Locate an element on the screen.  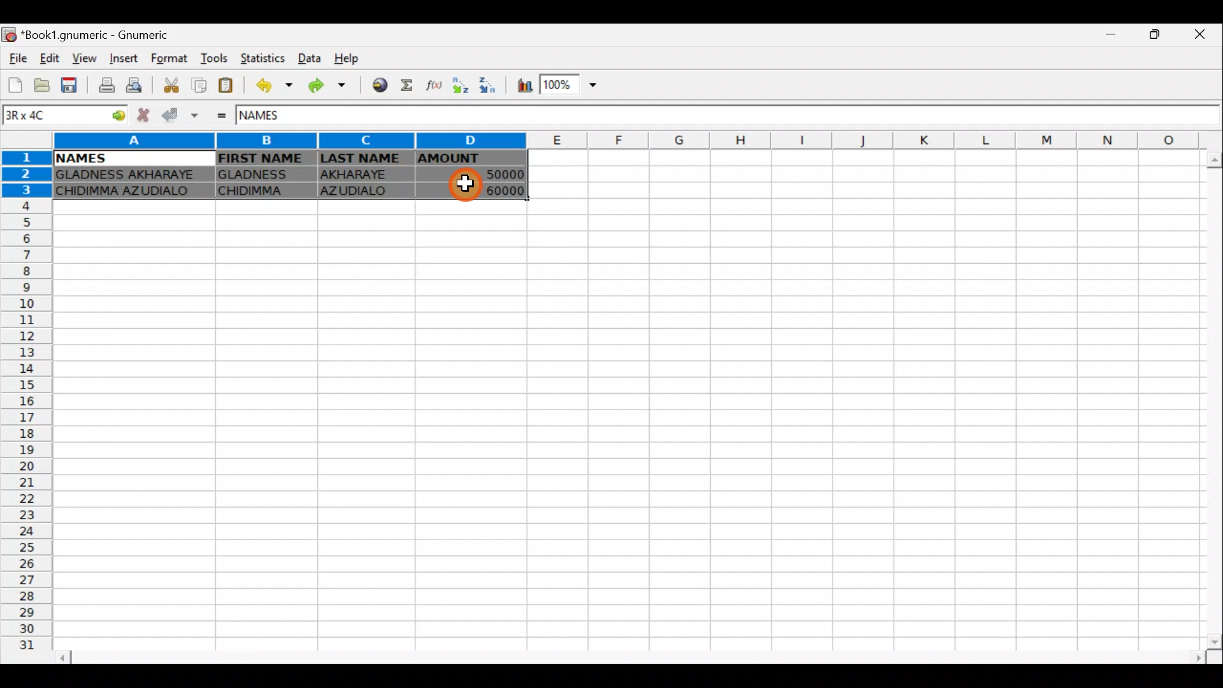
Cell name 3Rx4C is located at coordinates (47, 117).